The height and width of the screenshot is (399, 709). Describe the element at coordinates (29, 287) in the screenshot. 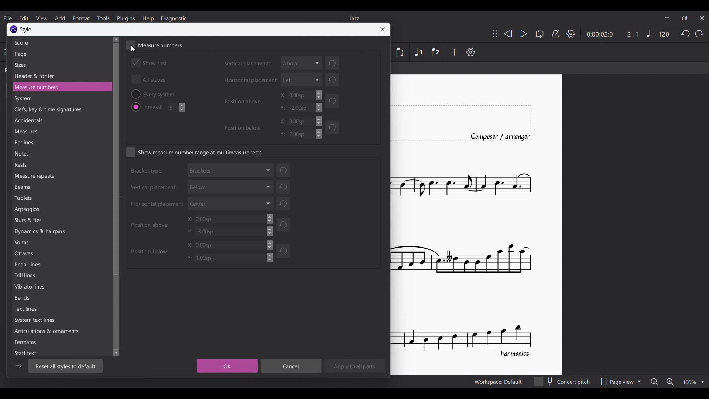

I see `Vibrato` at that location.